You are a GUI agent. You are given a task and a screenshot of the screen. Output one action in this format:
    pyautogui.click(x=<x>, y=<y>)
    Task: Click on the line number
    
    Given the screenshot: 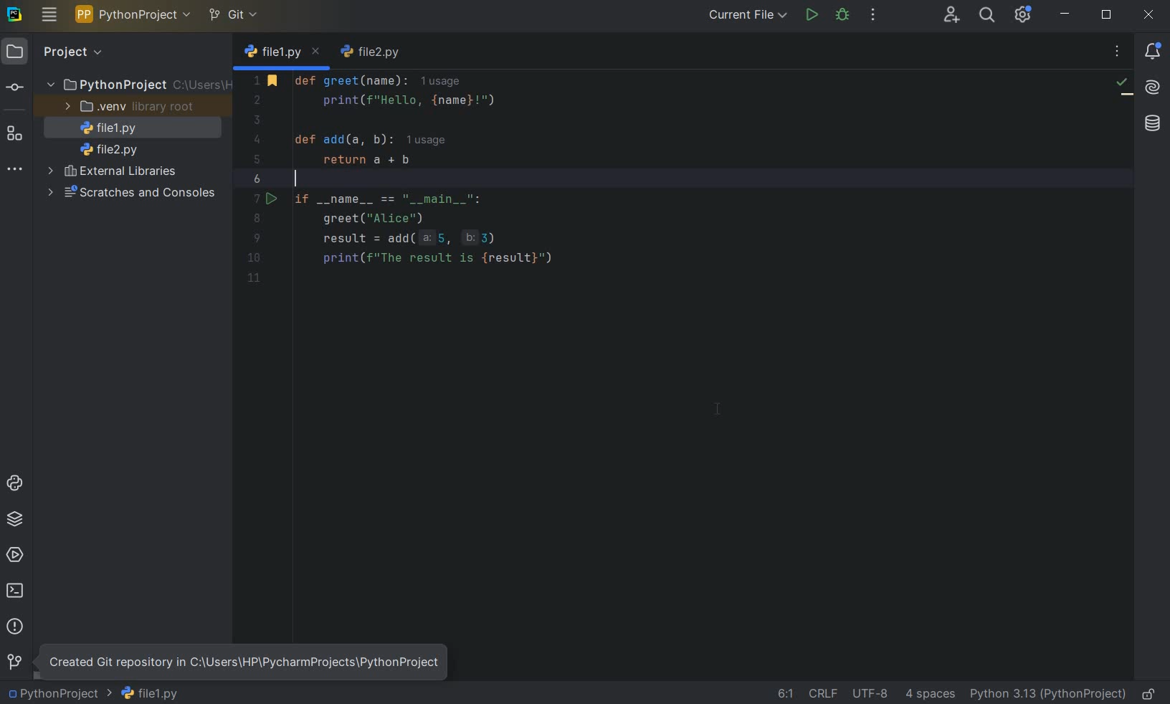 What is the action you would take?
    pyautogui.click(x=259, y=179)
    